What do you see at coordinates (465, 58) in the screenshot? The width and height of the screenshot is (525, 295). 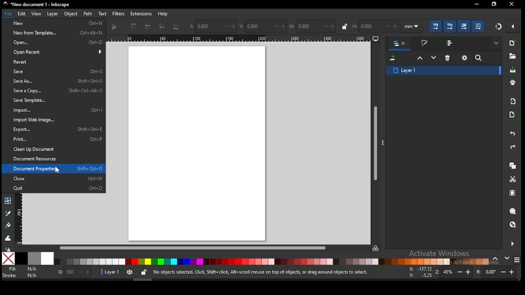 I see `layers and objects dialogue settings` at bounding box center [465, 58].